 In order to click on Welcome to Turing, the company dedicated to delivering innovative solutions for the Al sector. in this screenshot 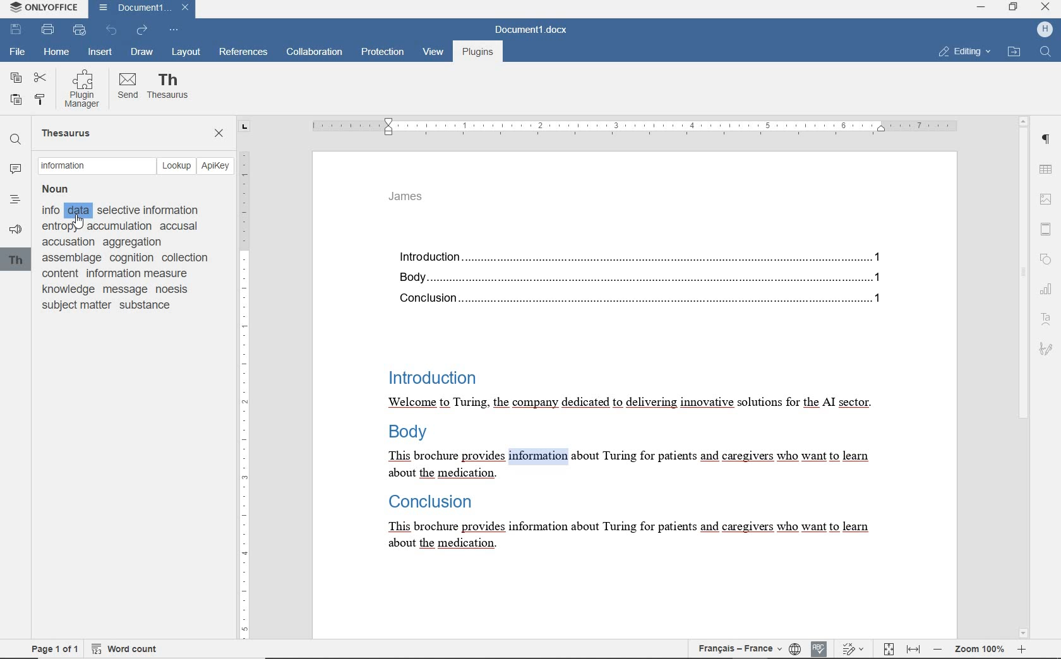, I will do `click(640, 403)`.